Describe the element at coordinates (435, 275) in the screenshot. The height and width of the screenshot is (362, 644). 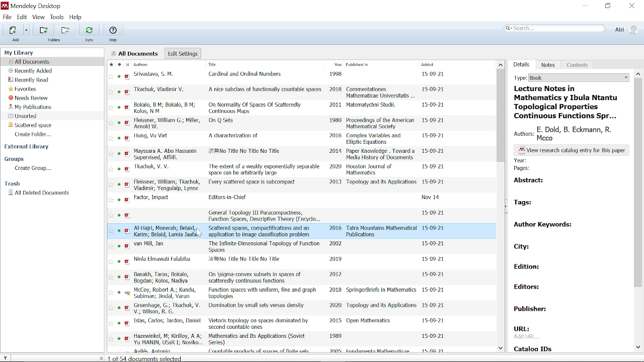
I see `date` at that location.